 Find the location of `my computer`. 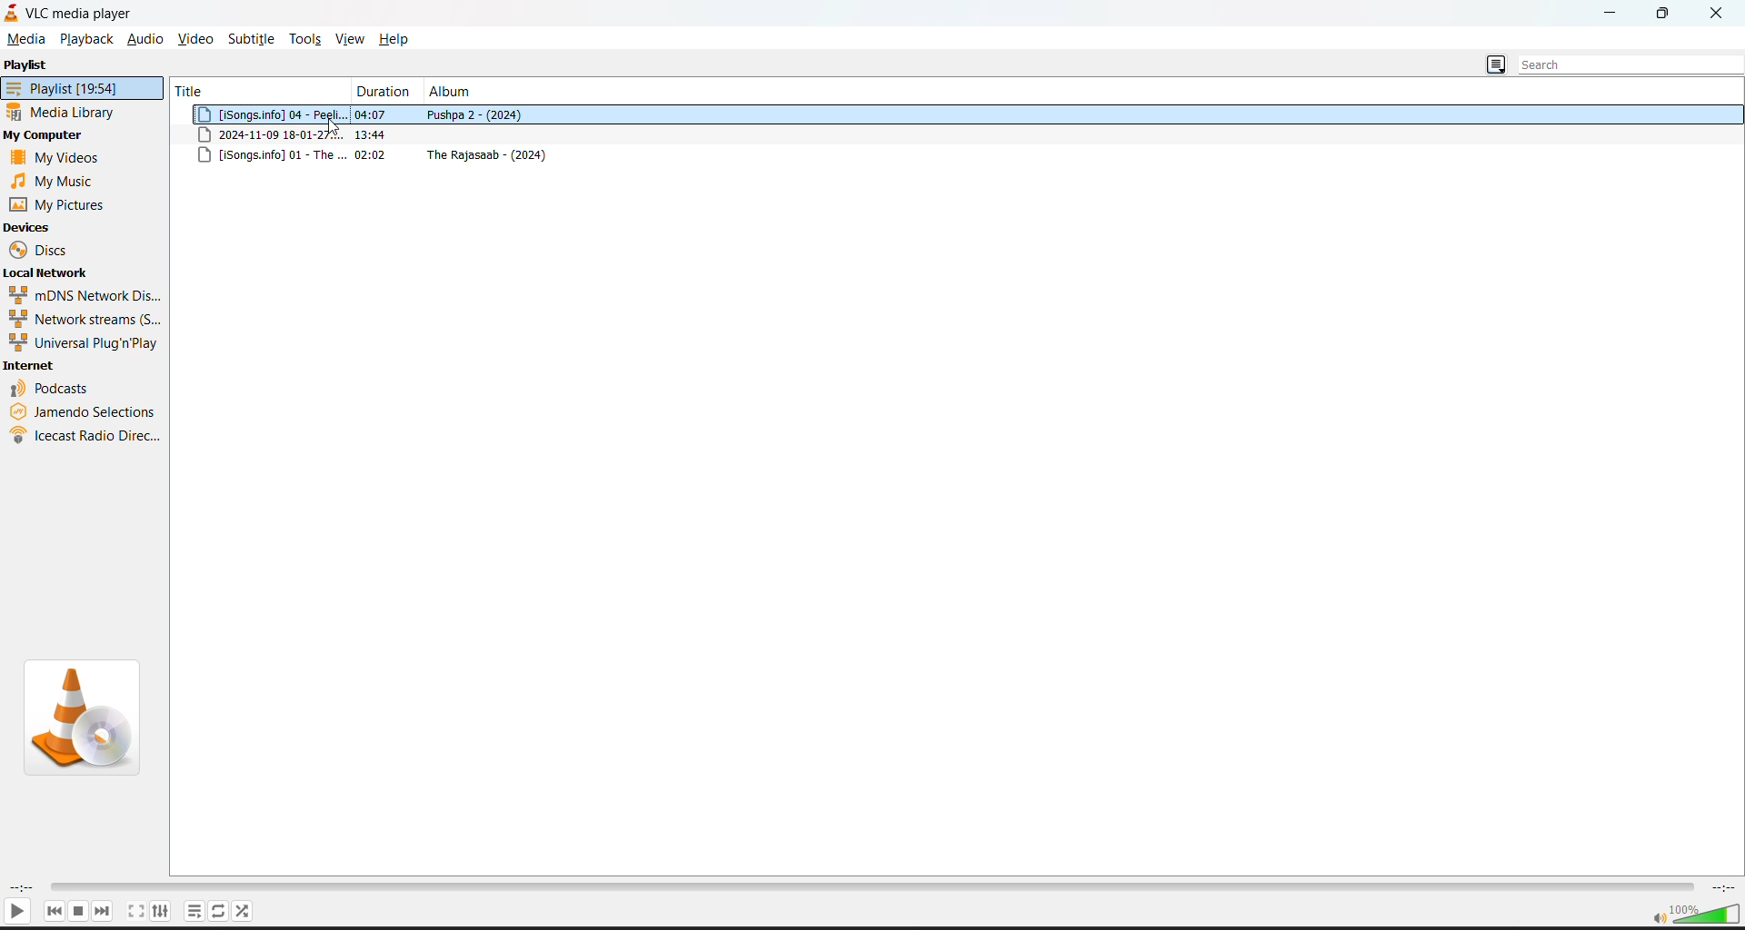

my computer is located at coordinates (45, 136).